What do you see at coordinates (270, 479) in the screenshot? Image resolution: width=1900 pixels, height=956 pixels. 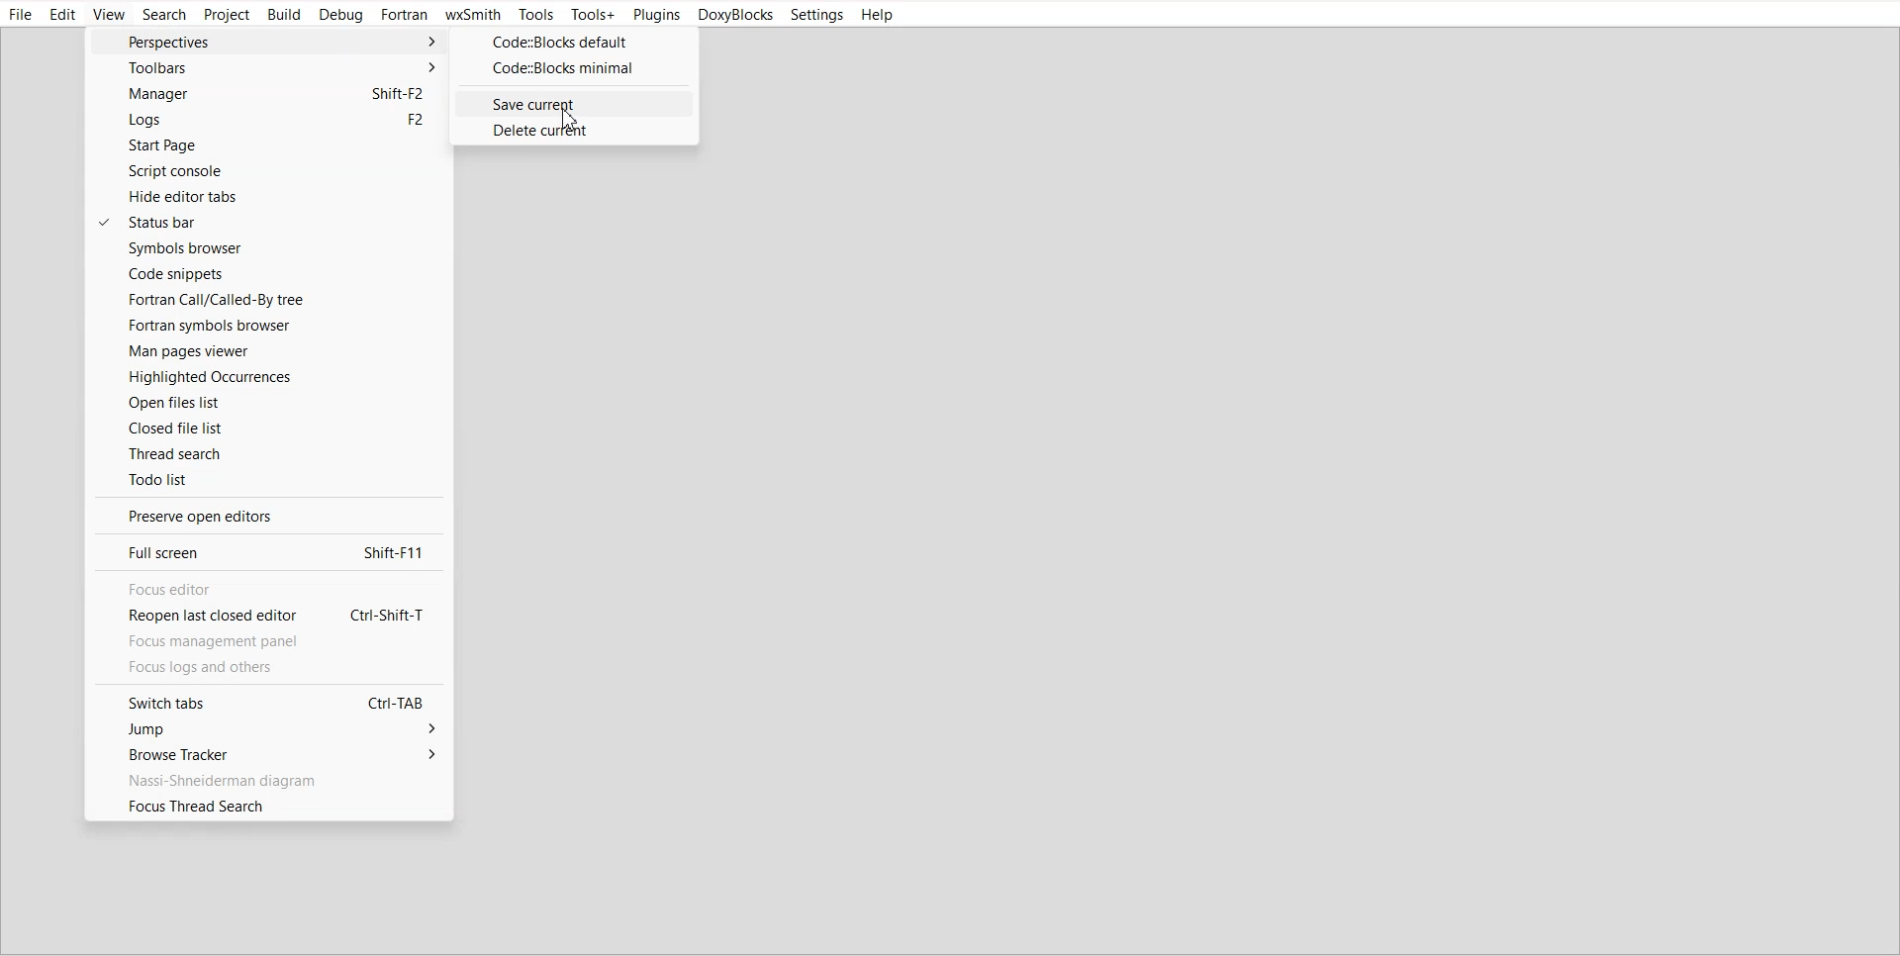 I see `Todo list` at bounding box center [270, 479].